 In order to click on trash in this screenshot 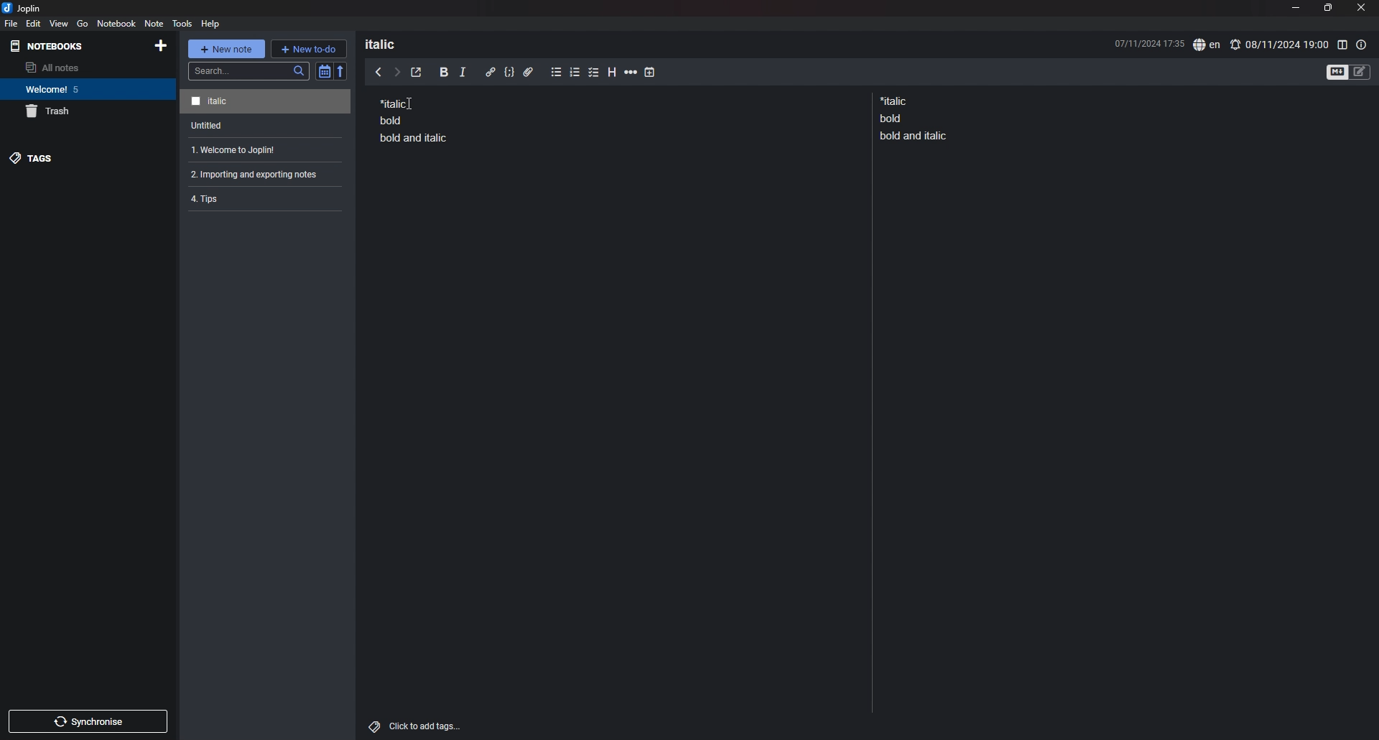, I will do `click(88, 111)`.